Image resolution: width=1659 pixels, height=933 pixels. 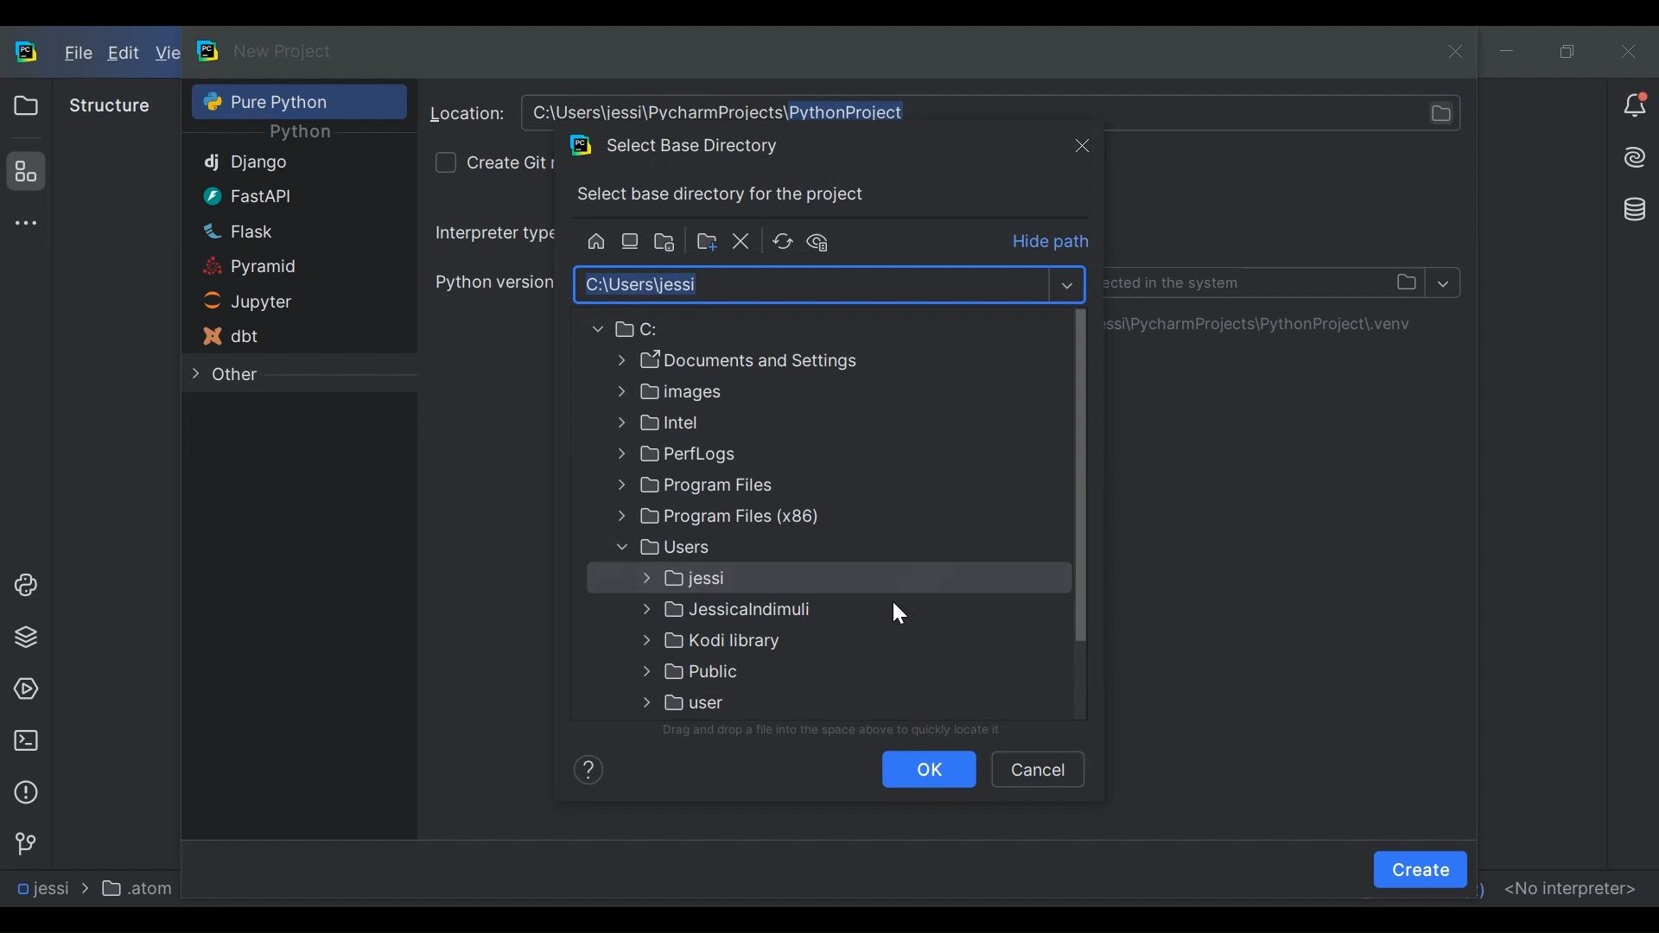 What do you see at coordinates (110, 105) in the screenshot?
I see `Structure` at bounding box center [110, 105].